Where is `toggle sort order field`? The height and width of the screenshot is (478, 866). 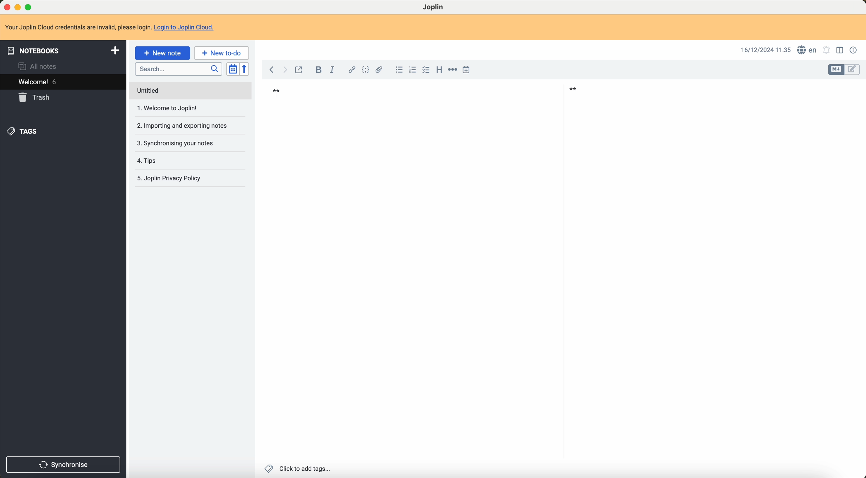 toggle sort order field is located at coordinates (232, 70).